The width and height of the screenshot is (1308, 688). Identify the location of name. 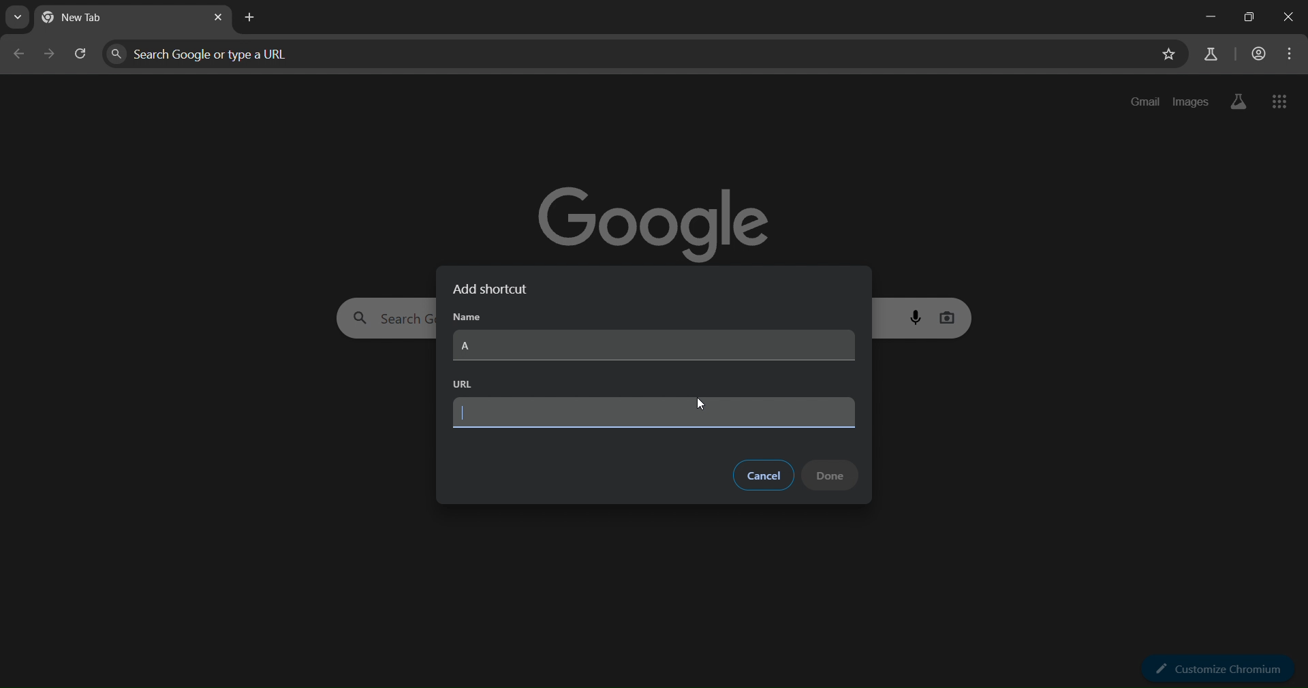
(469, 317).